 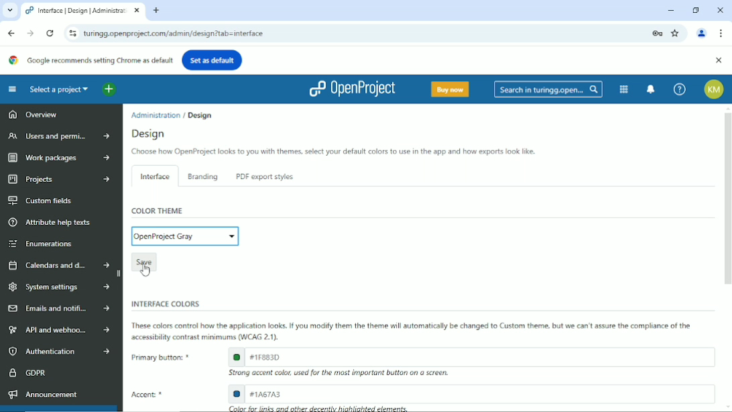 What do you see at coordinates (156, 114) in the screenshot?
I see `Administration` at bounding box center [156, 114].